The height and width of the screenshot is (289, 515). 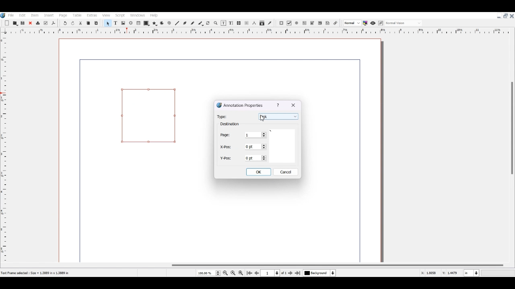 What do you see at coordinates (16, 23) in the screenshot?
I see `Open` at bounding box center [16, 23].